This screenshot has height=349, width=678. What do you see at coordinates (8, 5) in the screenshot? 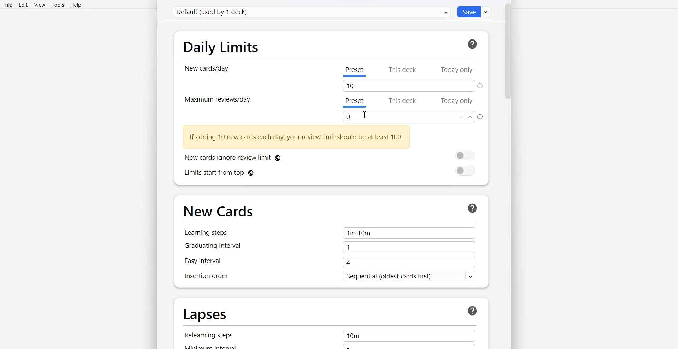
I see `File` at bounding box center [8, 5].